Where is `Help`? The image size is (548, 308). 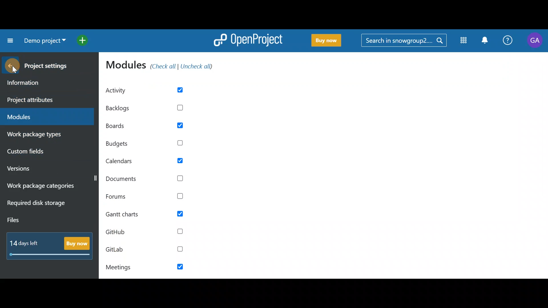
Help is located at coordinates (507, 42).